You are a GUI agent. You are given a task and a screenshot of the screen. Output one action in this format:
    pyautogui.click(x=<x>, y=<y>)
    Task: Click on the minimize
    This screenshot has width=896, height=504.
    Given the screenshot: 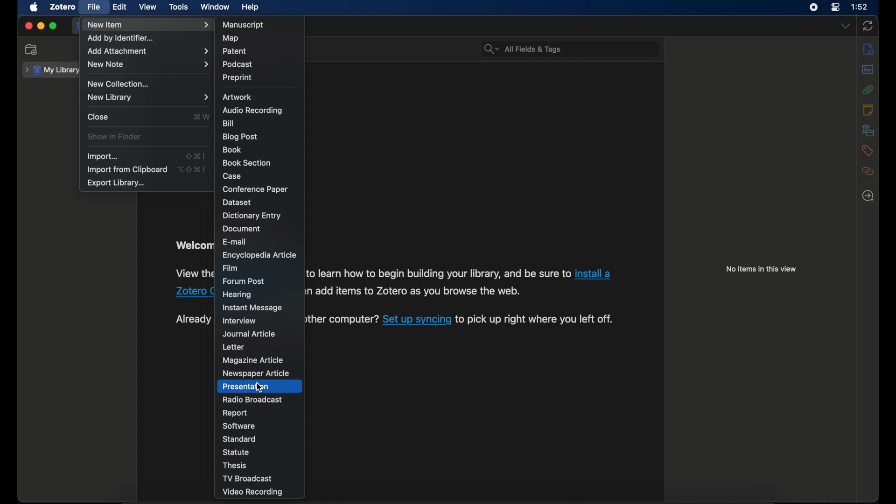 What is the action you would take?
    pyautogui.click(x=40, y=26)
    